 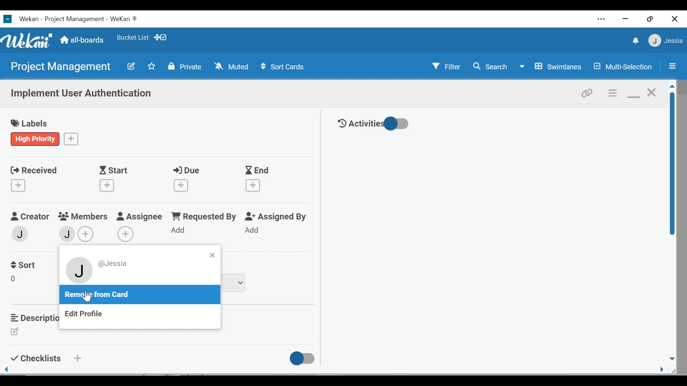 I want to click on Description, so click(x=32, y=318).